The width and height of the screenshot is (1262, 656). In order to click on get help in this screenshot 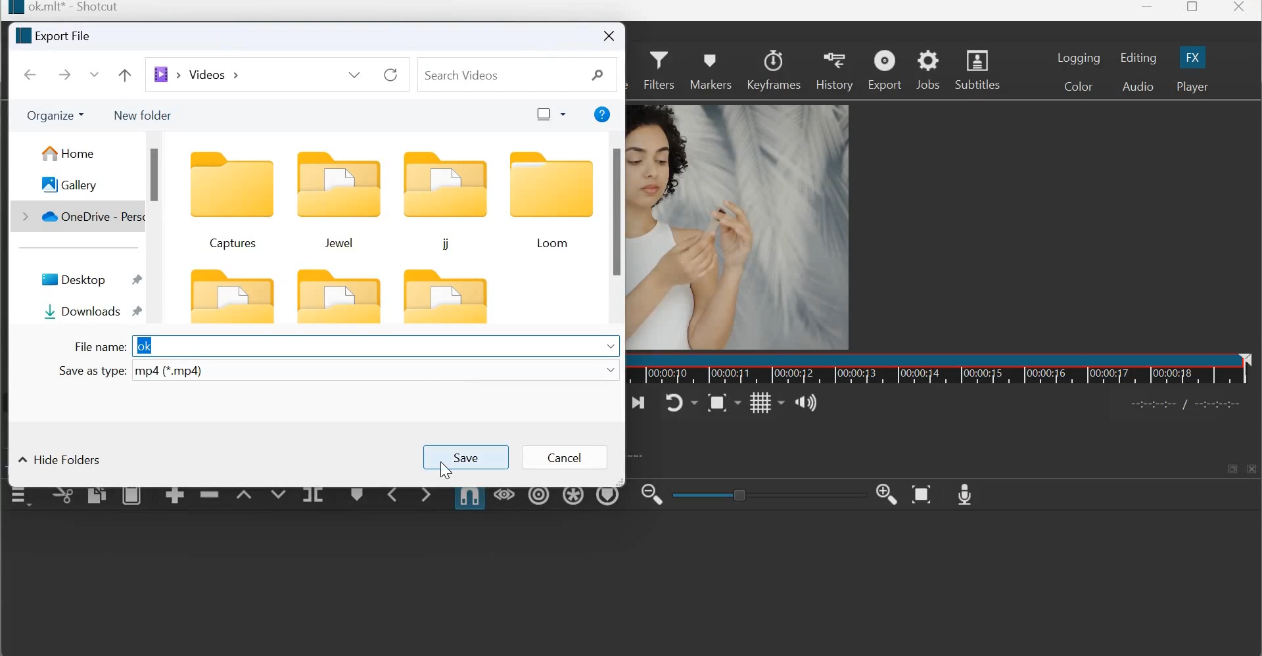, I will do `click(599, 116)`.